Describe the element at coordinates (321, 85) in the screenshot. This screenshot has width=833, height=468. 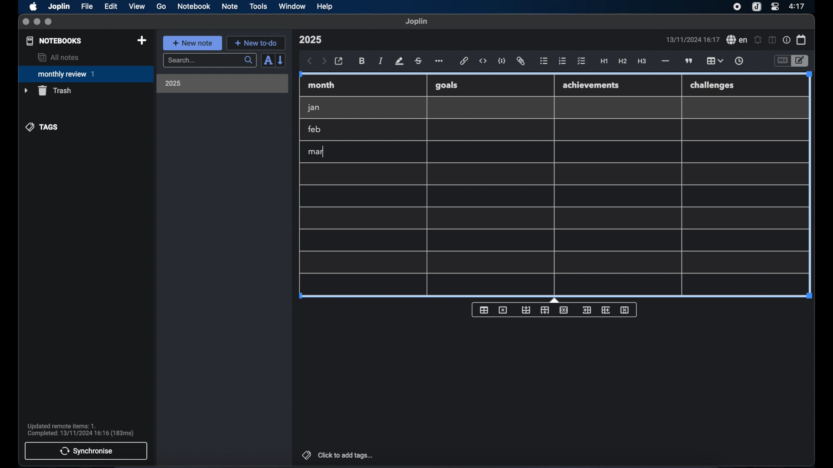
I see `month` at that location.